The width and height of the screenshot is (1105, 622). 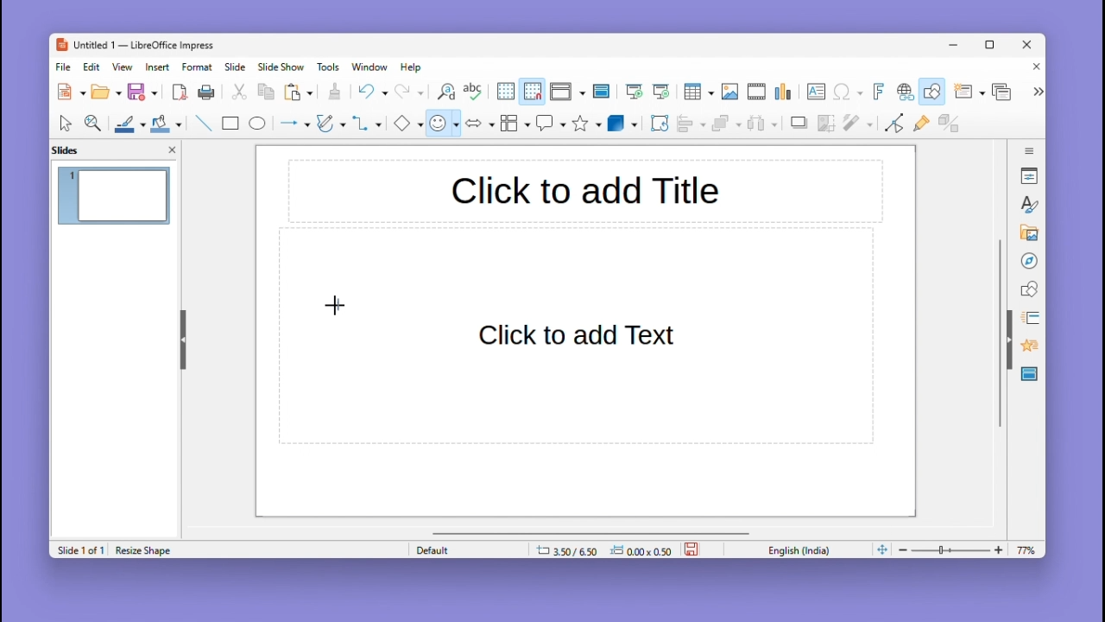 What do you see at coordinates (698, 92) in the screenshot?
I see `Table` at bounding box center [698, 92].